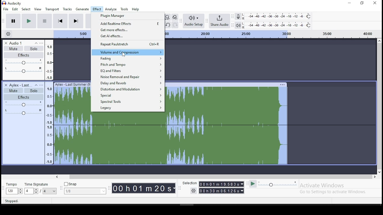 The height and width of the screenshot is (215, 383). What do you see at coordinates (68, 9) in the screenshot?
I see `tracks` at bounding box center [68, 9].